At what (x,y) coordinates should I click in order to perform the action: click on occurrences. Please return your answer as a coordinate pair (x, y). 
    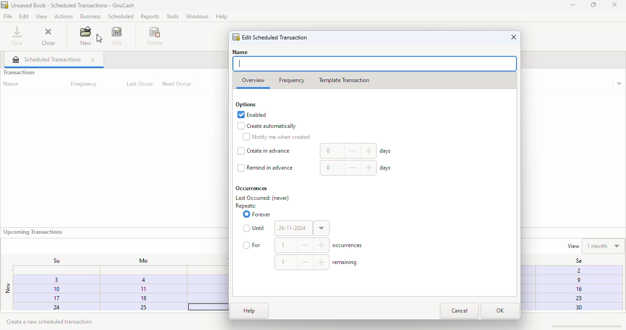
    Looking at the image, I should click on (252, 188).